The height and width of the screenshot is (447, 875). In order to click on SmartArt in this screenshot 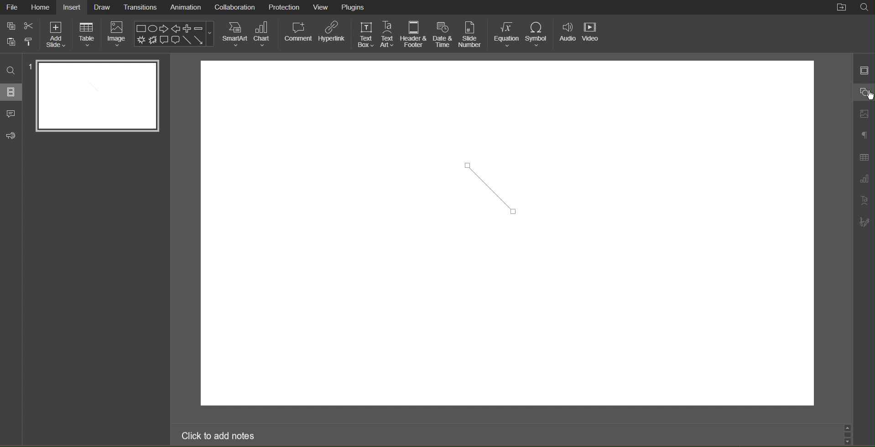, I will do `click(234, 34)`.